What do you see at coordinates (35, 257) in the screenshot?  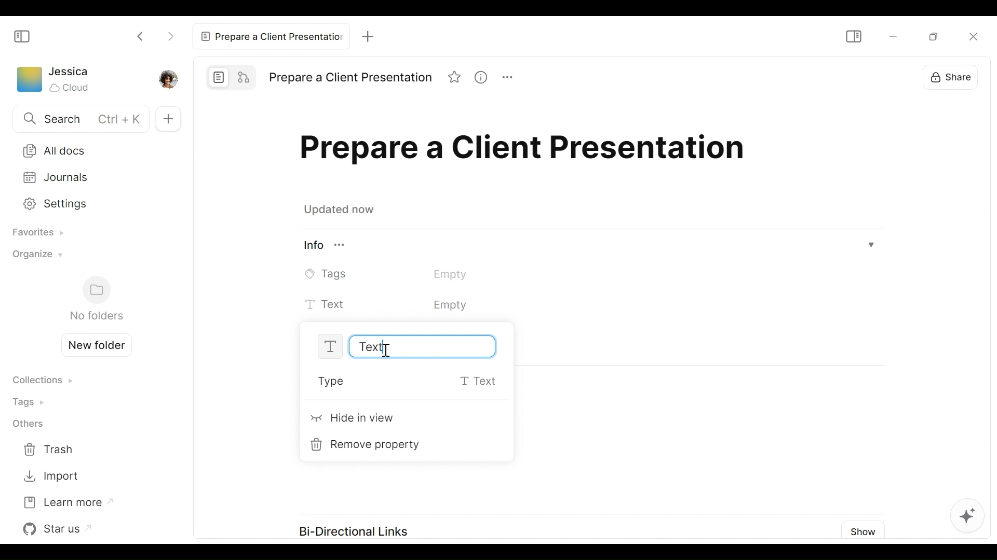 I see `Organize` at bounding box center [35, 257].